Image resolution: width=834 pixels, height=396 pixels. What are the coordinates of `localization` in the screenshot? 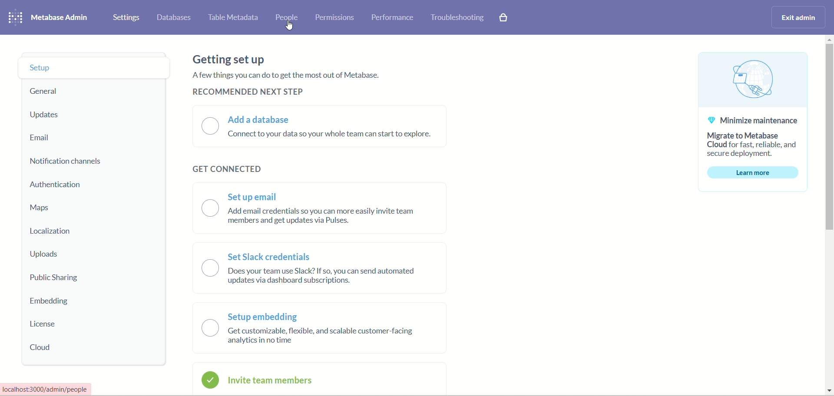 It's located at (54, 231).